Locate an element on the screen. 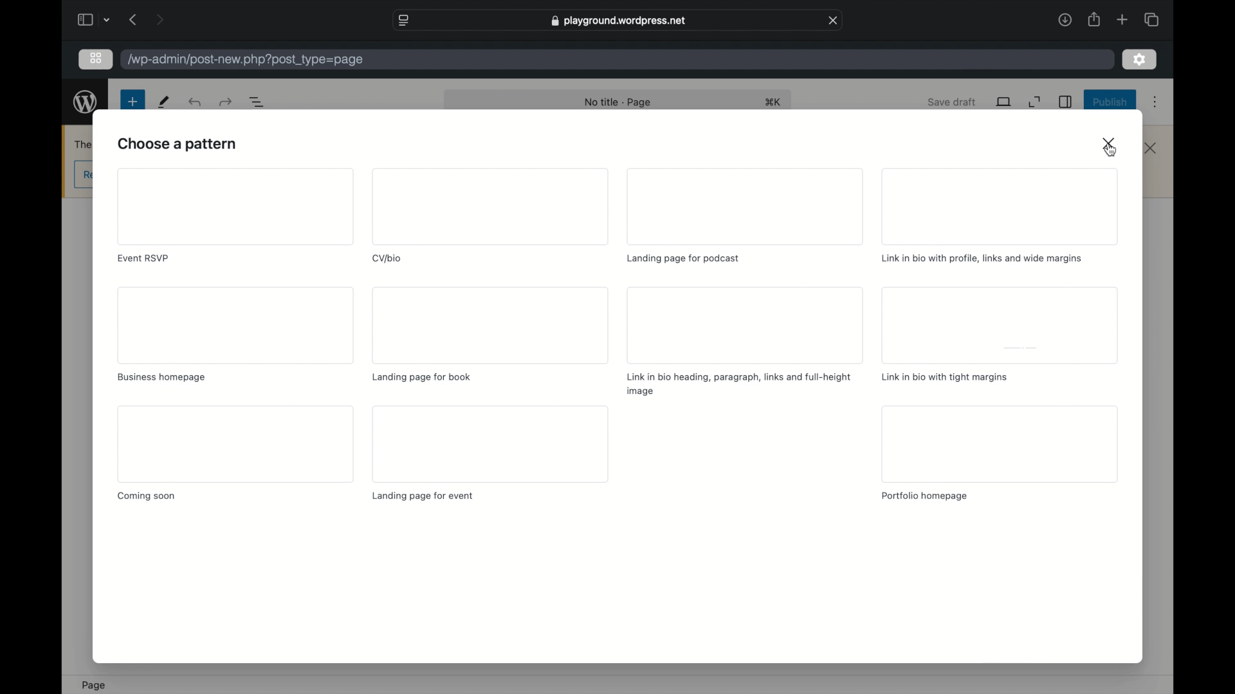  tools is located at coordinates (163, 102).